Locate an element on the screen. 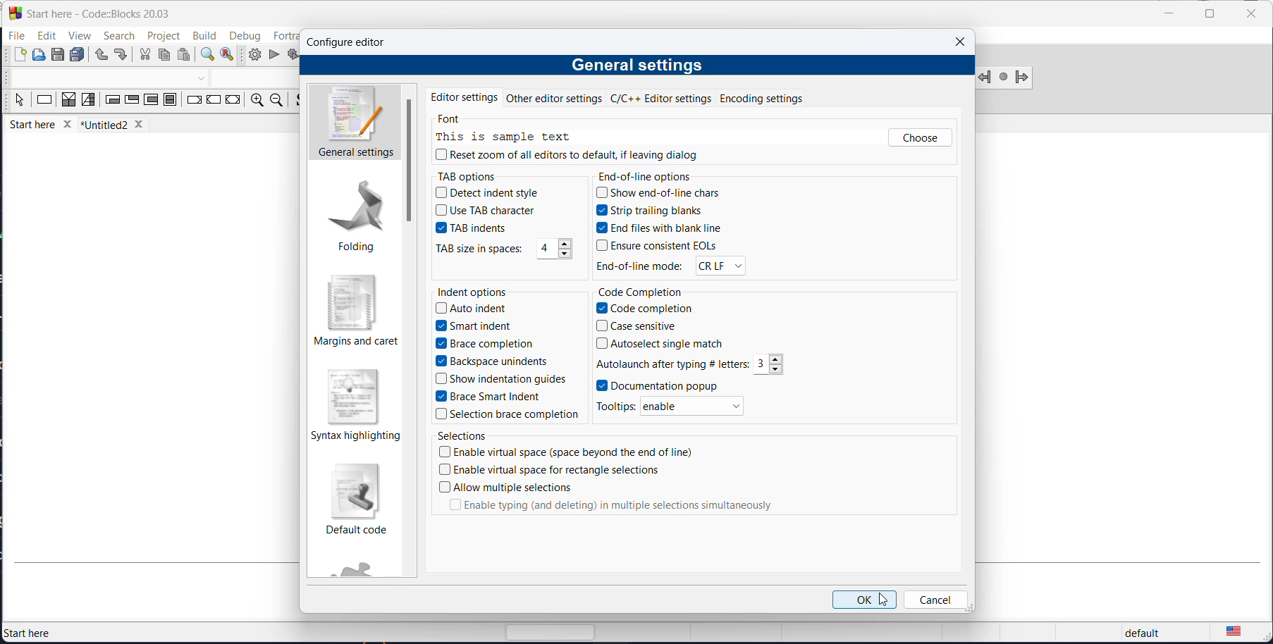  jump back is located at coordinates (985, 78).